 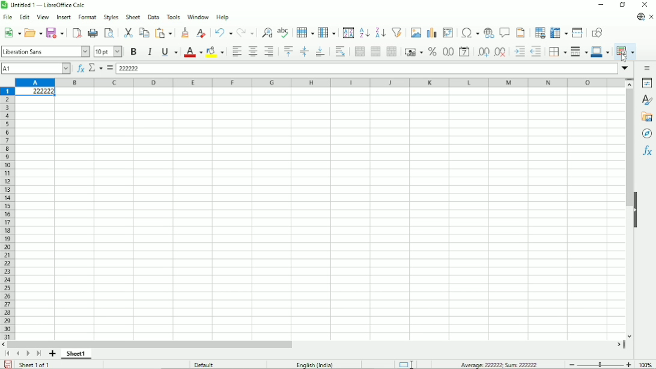 I want to click on Average: 222222; Sum: 222222, so click(x=497, y=364).